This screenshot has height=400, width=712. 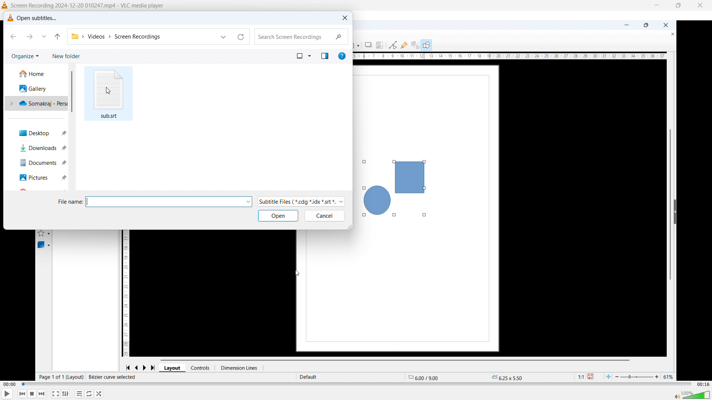 I want to click on hide, so click(x=675, y=211).